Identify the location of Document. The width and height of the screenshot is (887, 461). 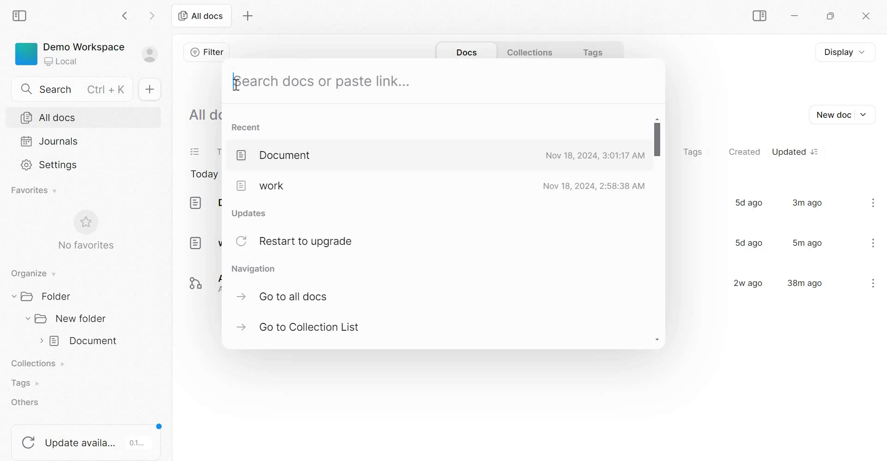
(278, 157).